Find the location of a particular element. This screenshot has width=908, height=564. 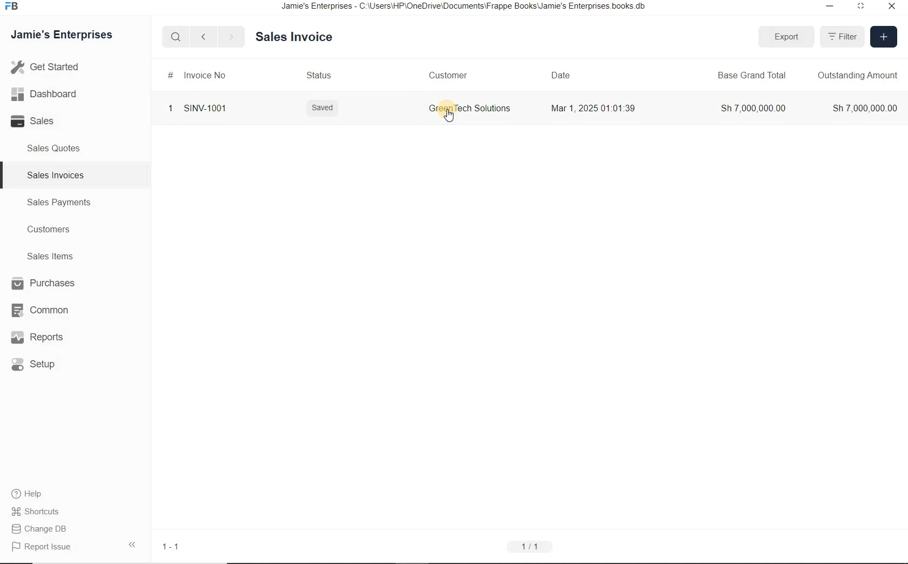

Outstanding Amount is located at coordinates (858, 76).